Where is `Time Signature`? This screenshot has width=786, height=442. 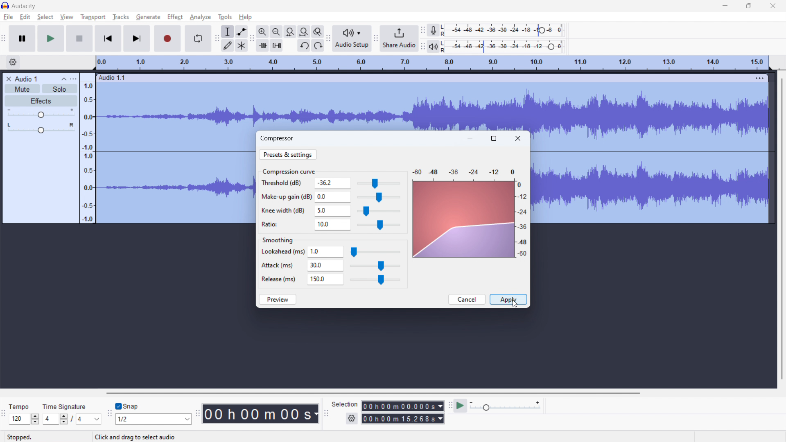
Time Signature is located at coordinates (65, 405).